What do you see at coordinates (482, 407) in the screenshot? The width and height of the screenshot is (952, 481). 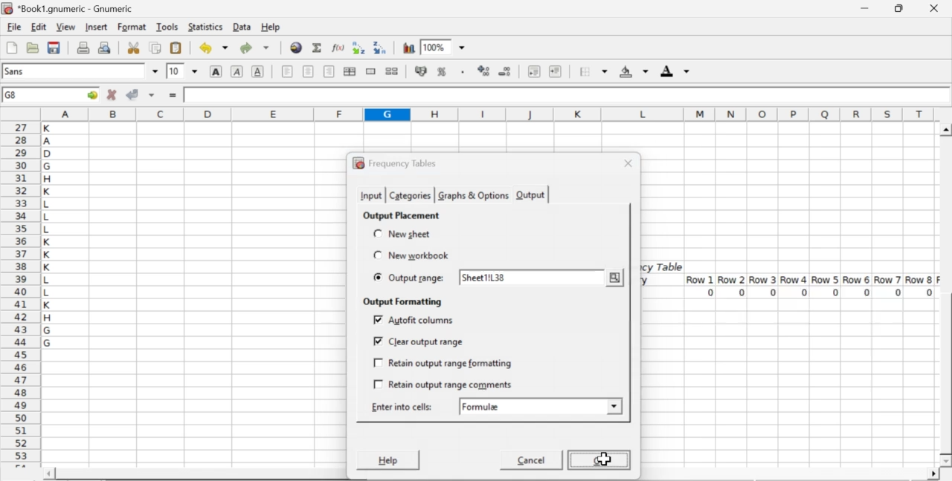 I see `formulae` at bounding box center [482, 407].